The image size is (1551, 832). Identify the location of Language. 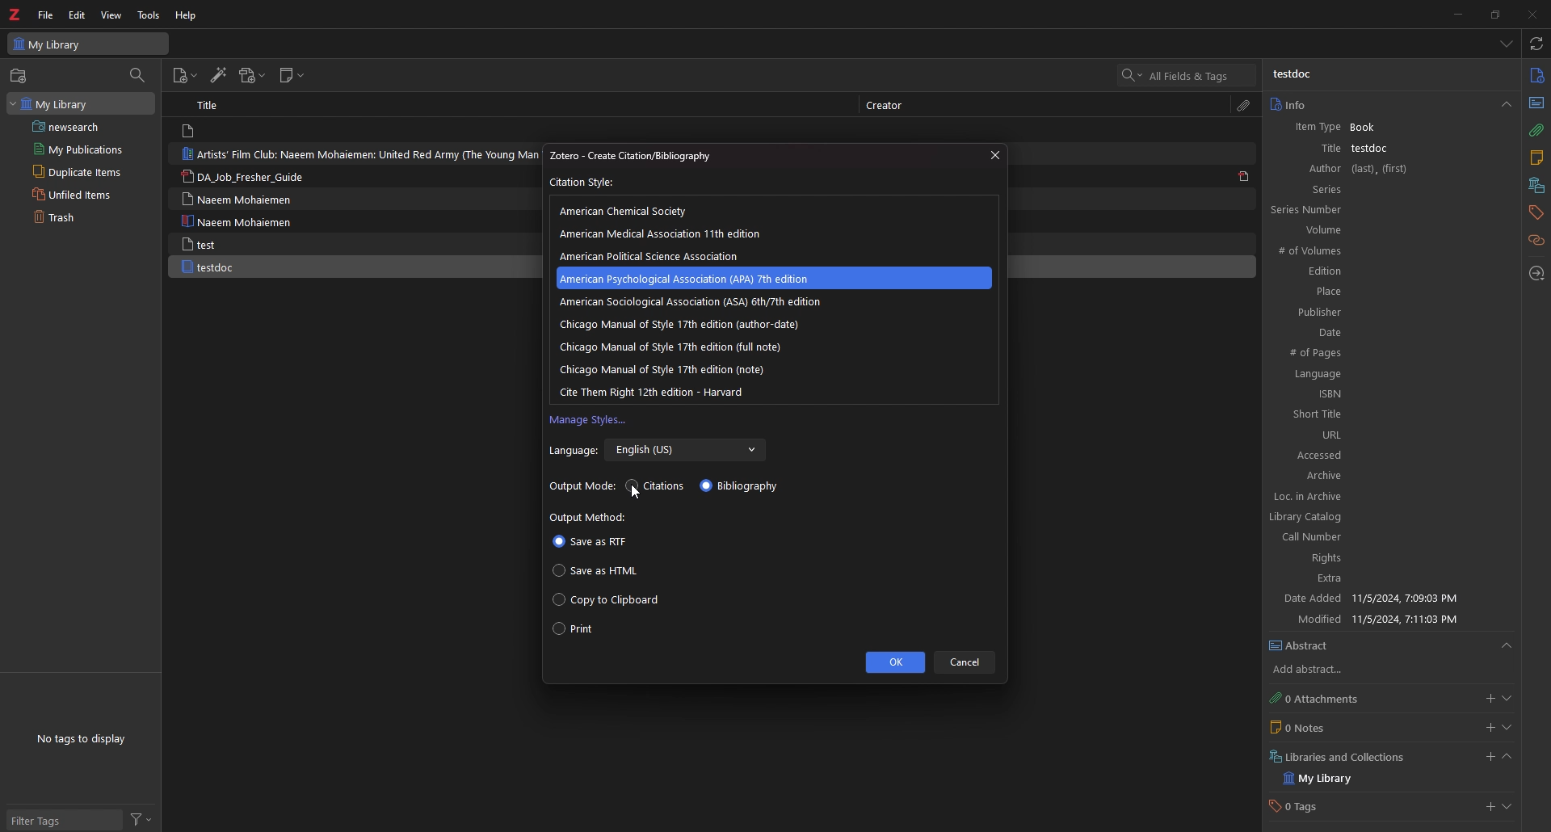
(573, 452).